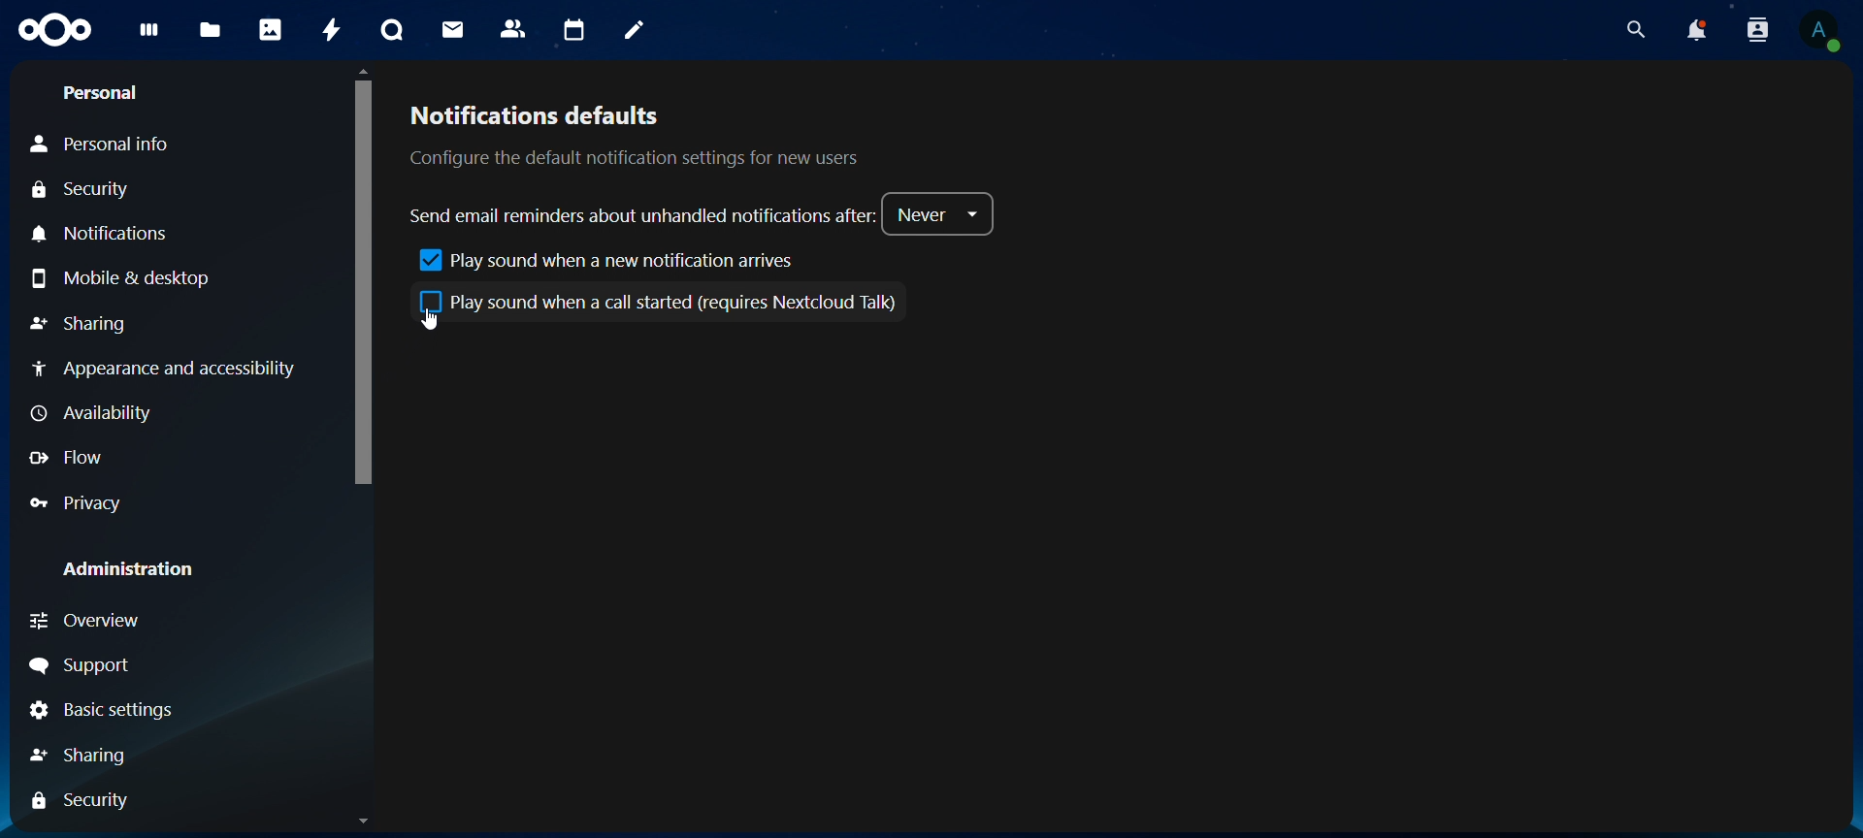  What do you see at coordinates (454, 28) in the screenshot?
I see `mail` at bounding box center [454, 28].